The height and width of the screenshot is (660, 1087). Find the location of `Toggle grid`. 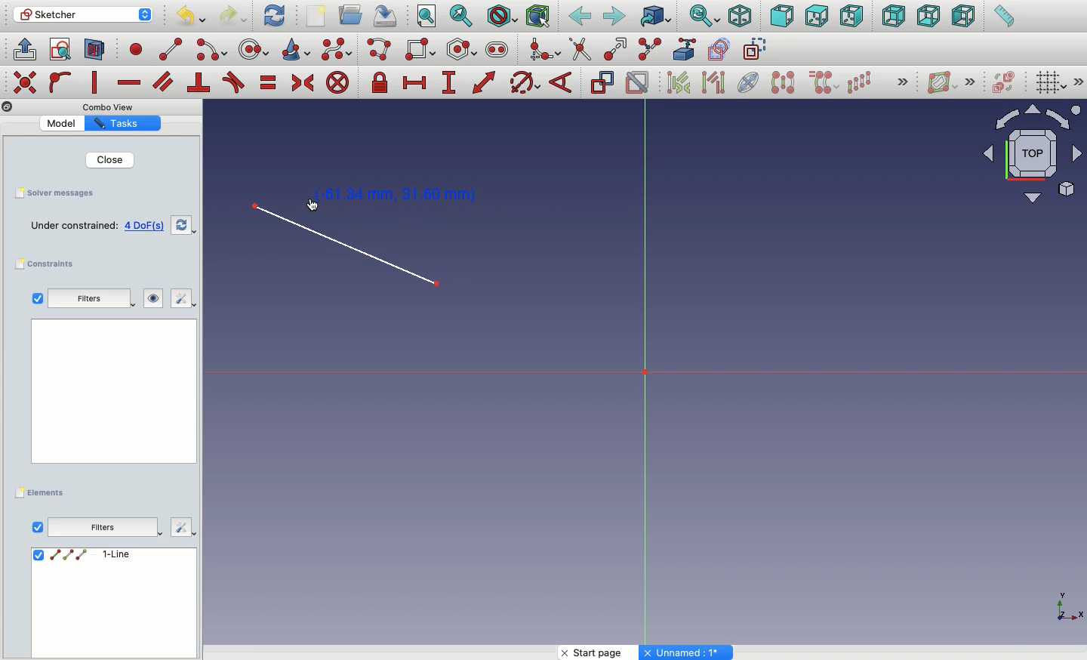

Toggle grid is located at coordinates (1052, 84).